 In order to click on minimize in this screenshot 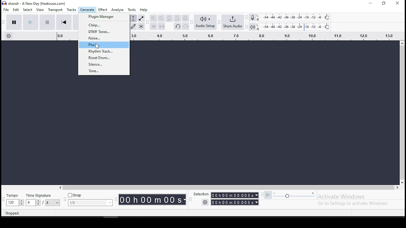, I will do `click(370, 3)`.